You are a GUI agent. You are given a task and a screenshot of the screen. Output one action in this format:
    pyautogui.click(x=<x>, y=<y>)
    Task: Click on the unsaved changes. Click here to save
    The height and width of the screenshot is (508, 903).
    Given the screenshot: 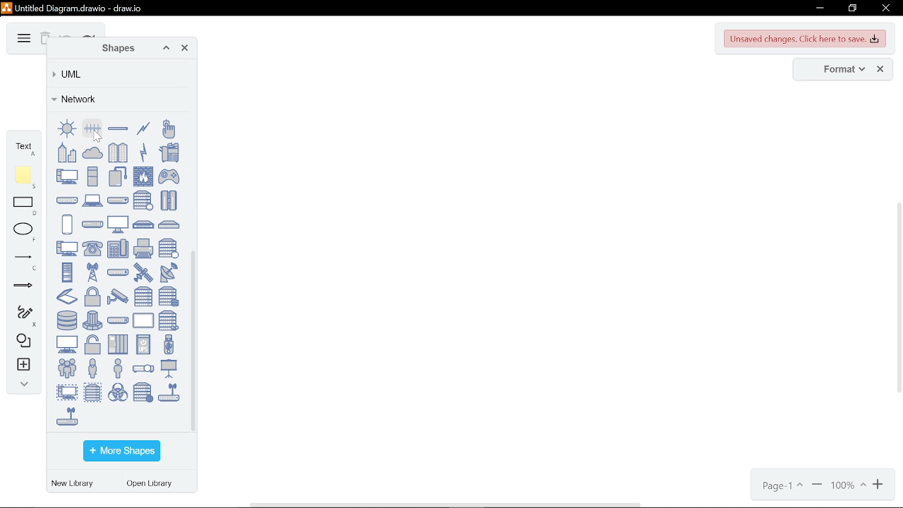 What is the action you would take?
    pyautogui.click(x=806, y=39)
    